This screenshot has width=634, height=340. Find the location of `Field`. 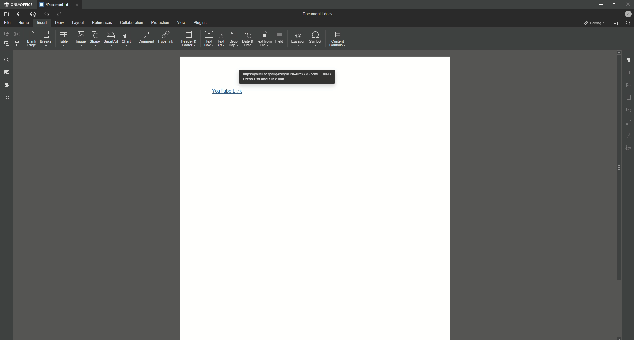

Field is located at coordinates (280, 37).